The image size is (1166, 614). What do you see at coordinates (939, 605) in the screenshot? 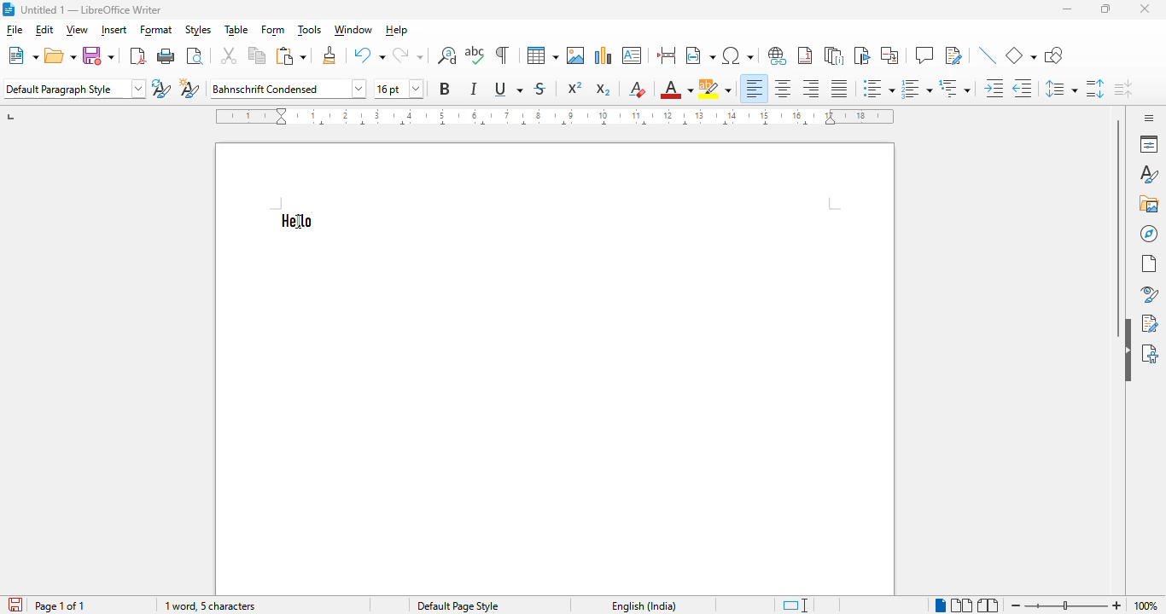
I see `single-page view` at bounding box center [939, 605].